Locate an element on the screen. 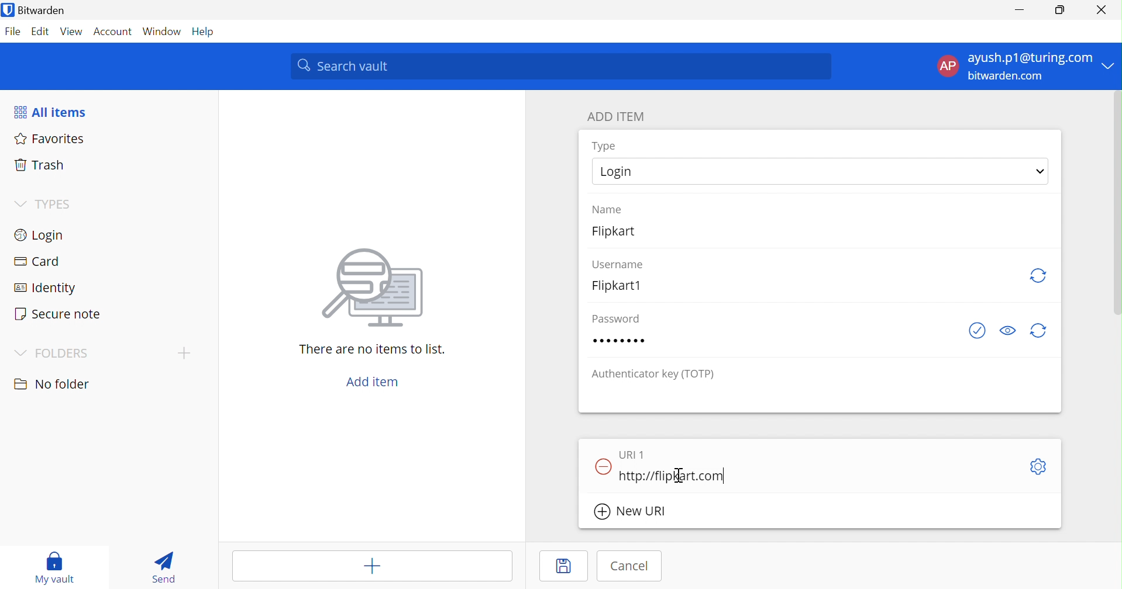 The height and width of the screenshot is (589, 1122). My vault is located at coordinates (57, 567).